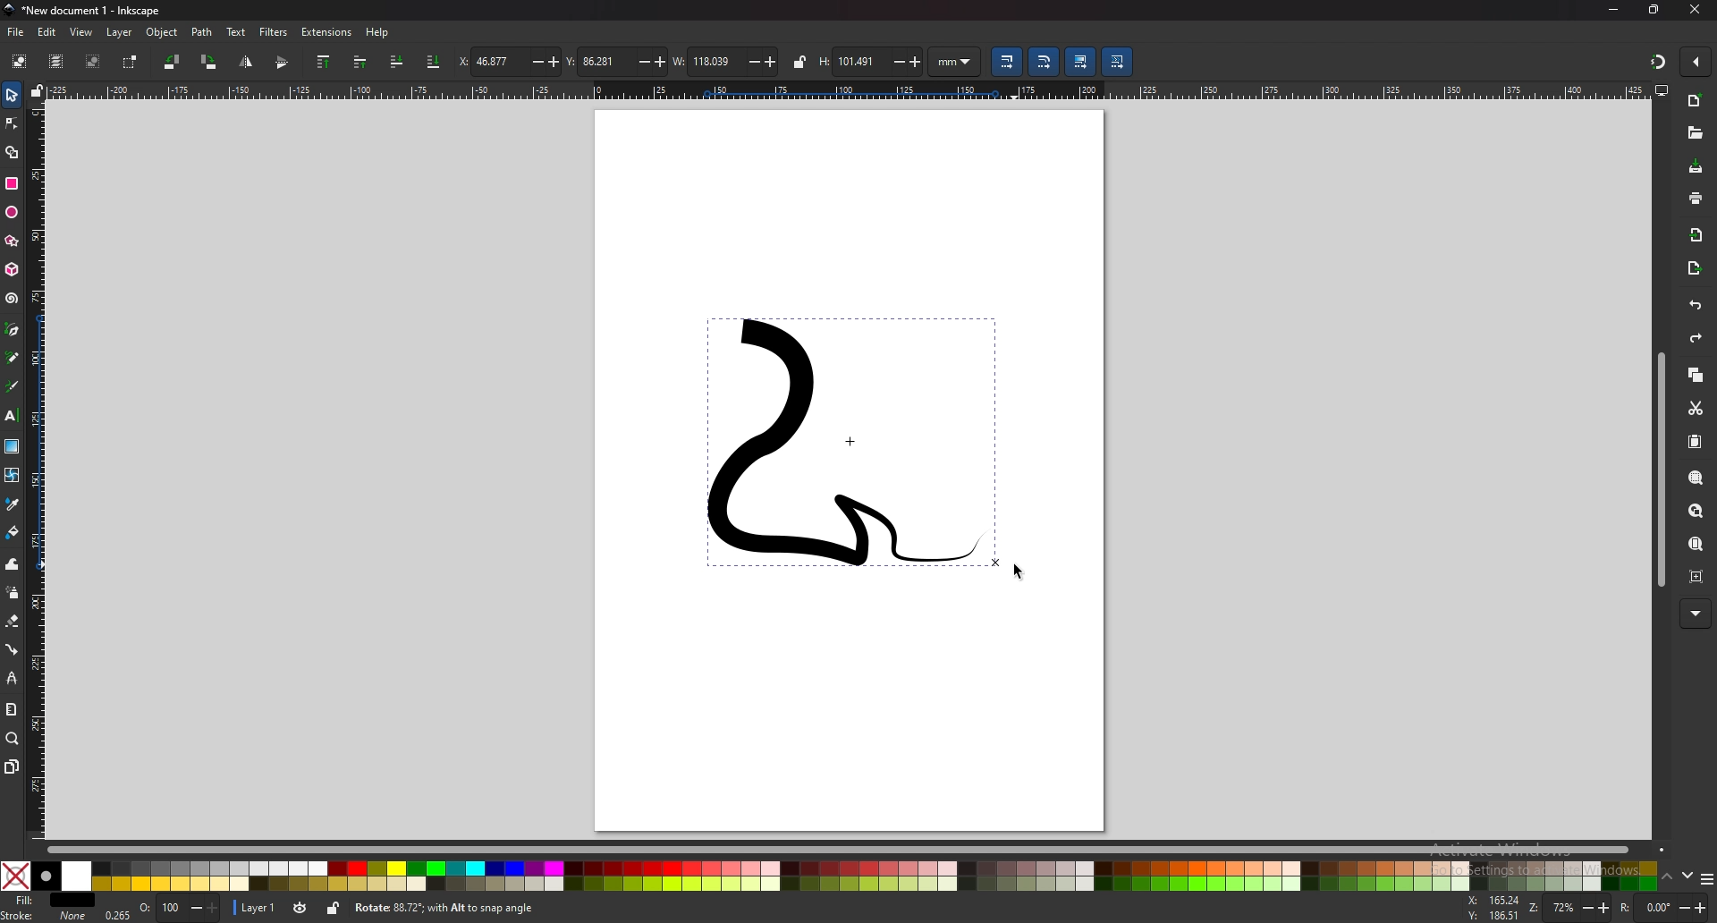 Image resolution: width=1717 pixels, height=923 pixels. Describe the element at coordinates (12, 739) in the screenshot. I see `zoom` at that location.